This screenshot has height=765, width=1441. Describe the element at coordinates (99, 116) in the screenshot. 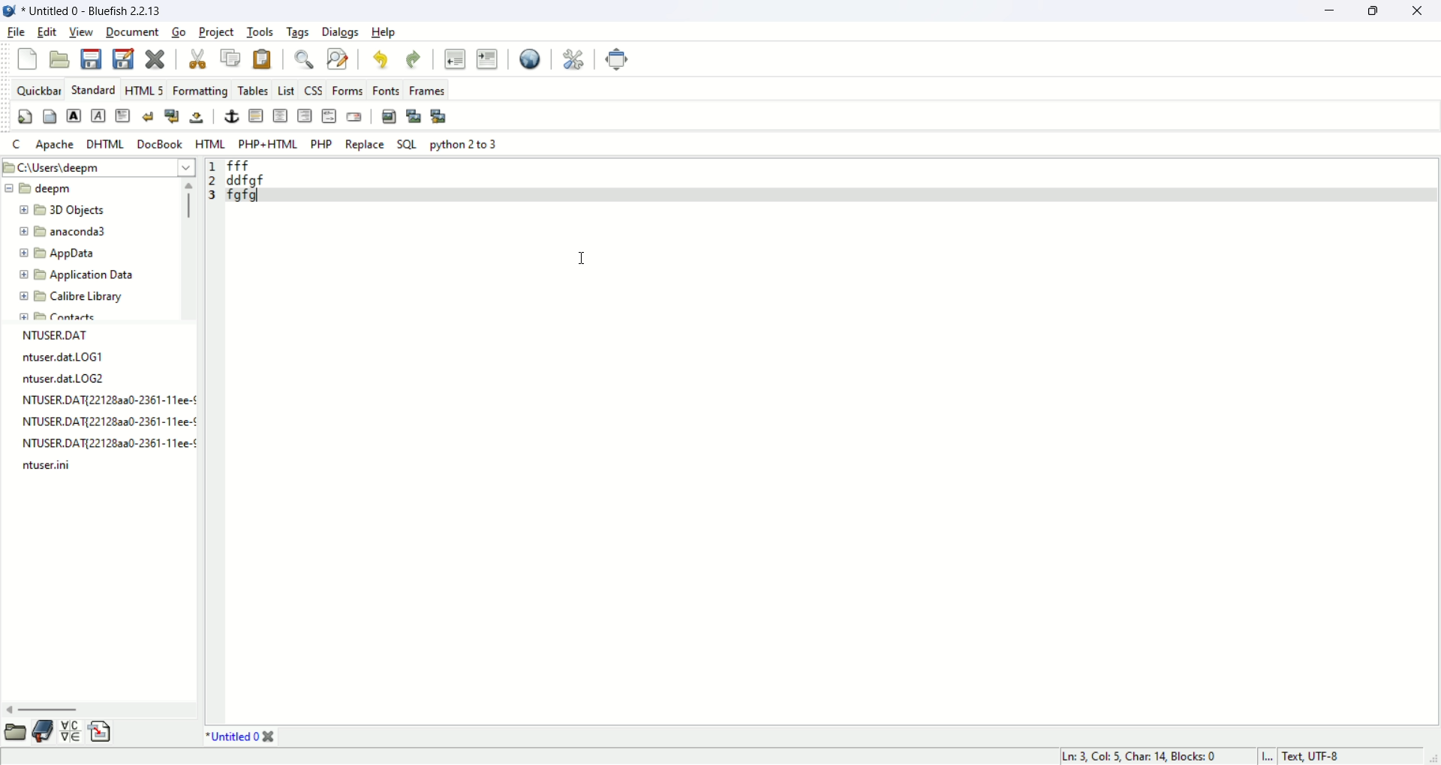

I see `emphasis` at that location.